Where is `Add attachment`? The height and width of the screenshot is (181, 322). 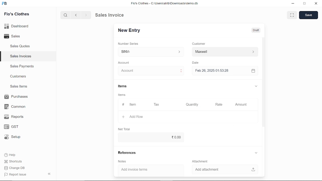 Add attachment is located at coordinates (225, 170).